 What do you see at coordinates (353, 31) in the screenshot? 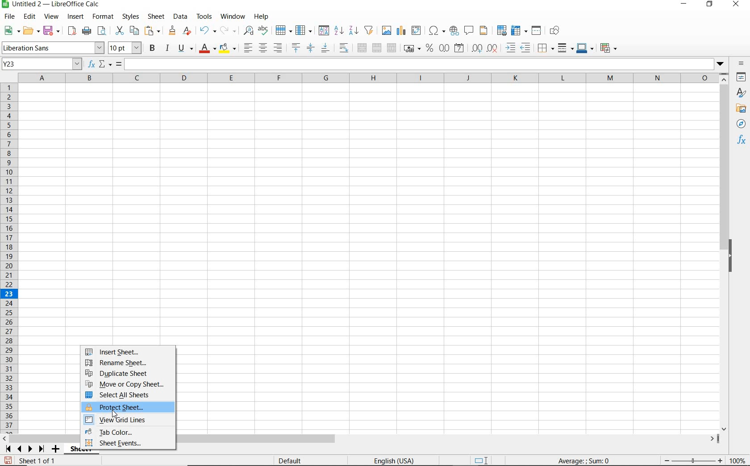
I see `SORT DESCENDING` at bounding box center [353, 31].